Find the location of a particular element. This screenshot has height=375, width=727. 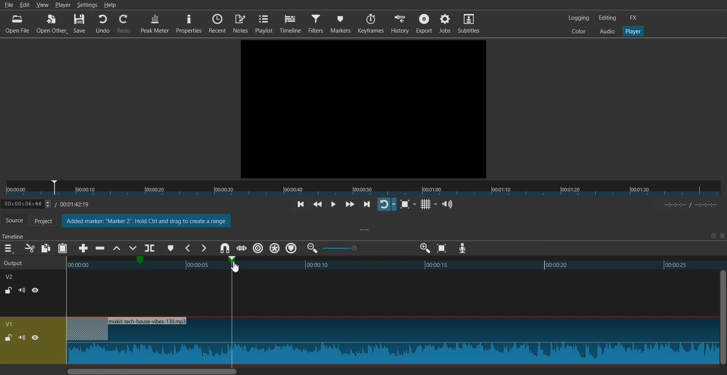

FX is located at coordinates (633, 18).